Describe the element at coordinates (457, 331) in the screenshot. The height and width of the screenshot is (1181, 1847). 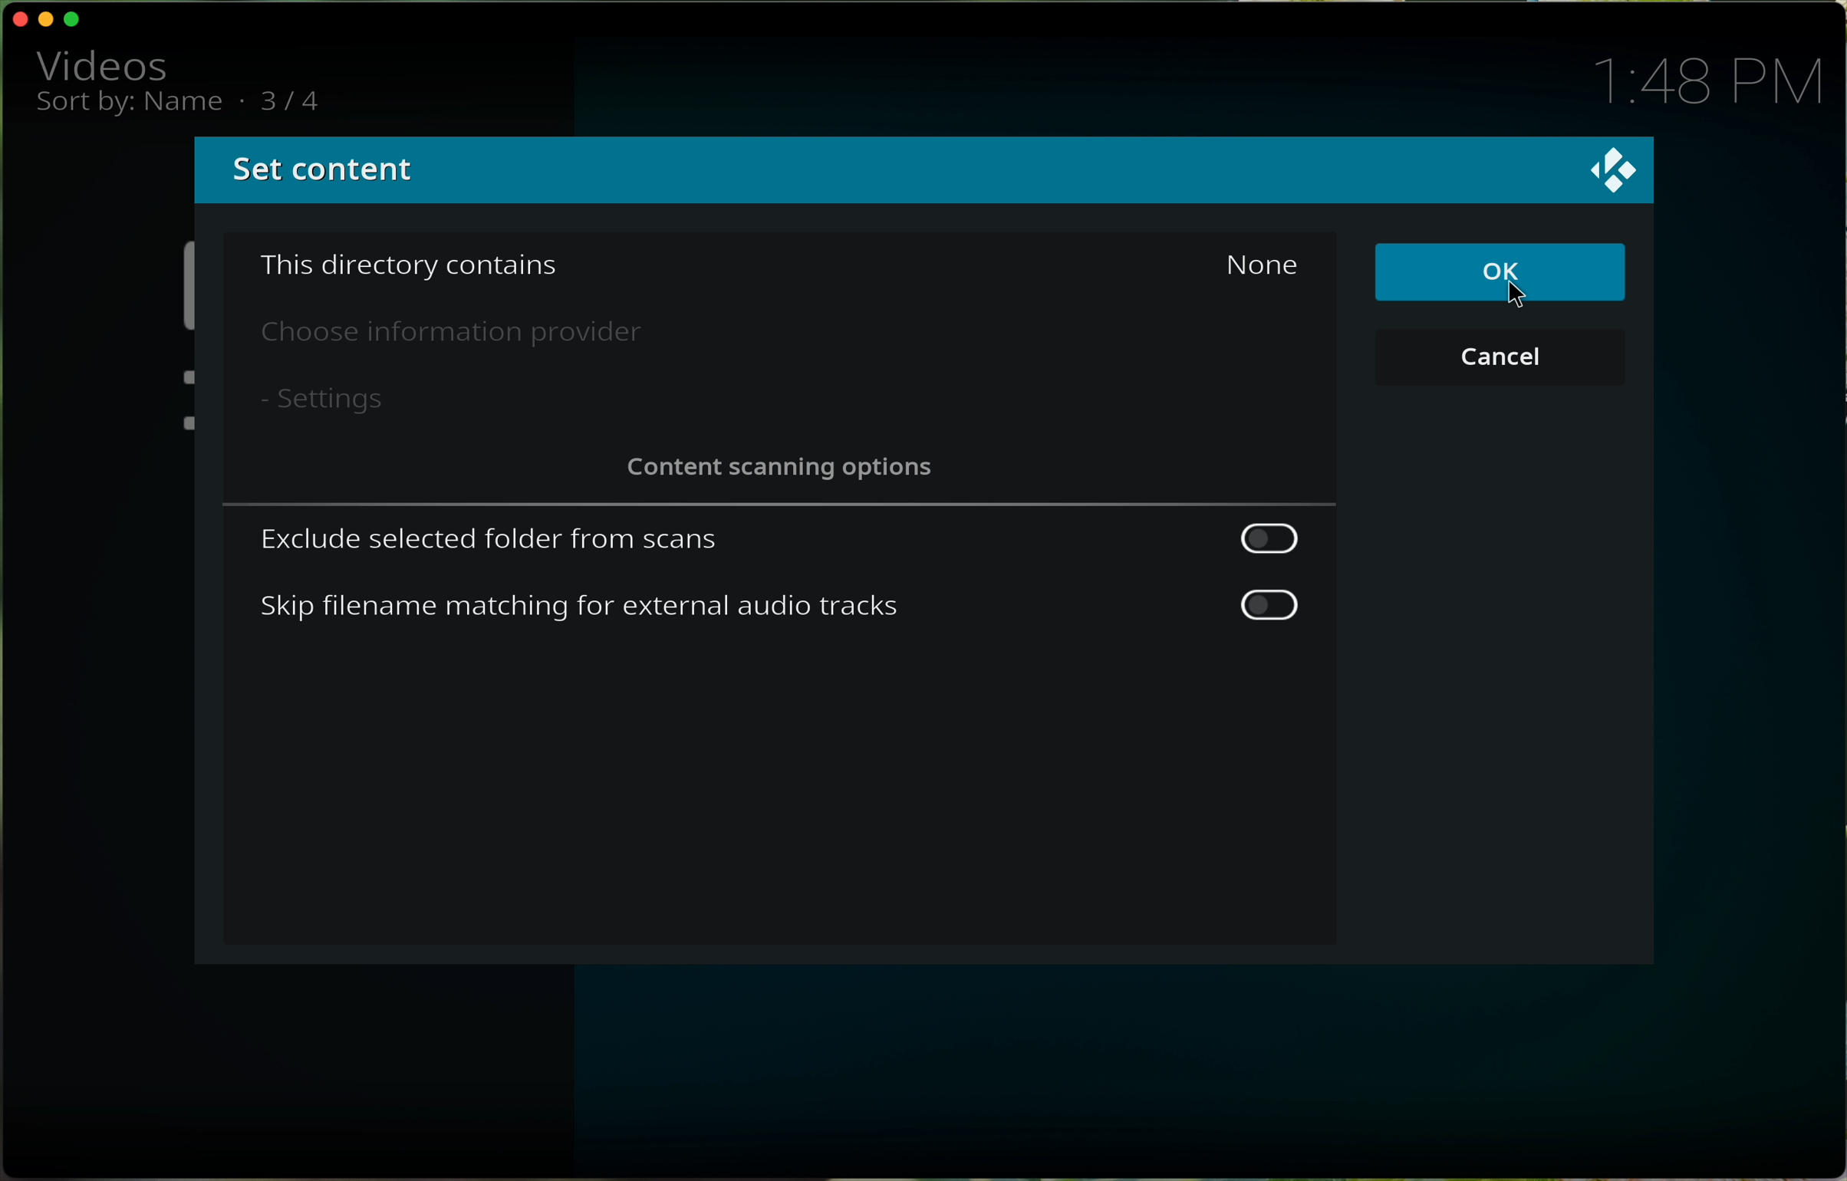
I see `choose information provider` at that location.